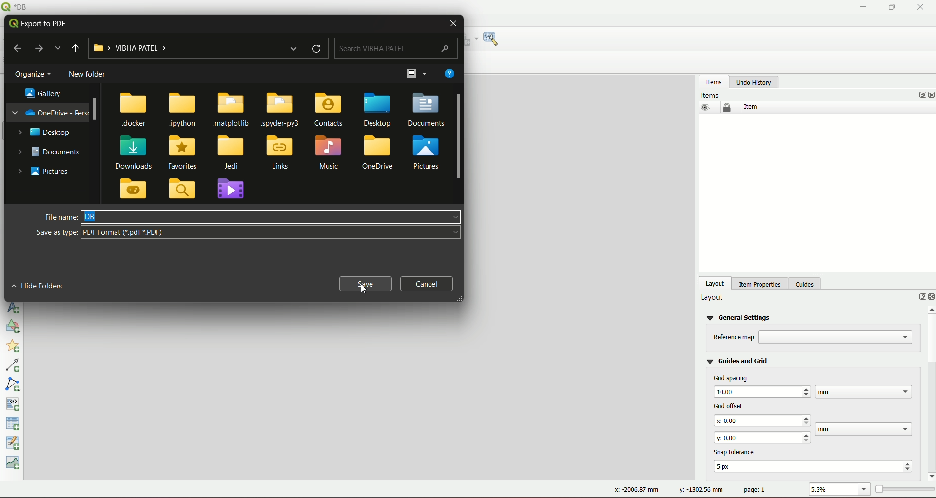  Describe the element at coordinates (14, 423) in the screenshot. I see `add fixed table` at that location.